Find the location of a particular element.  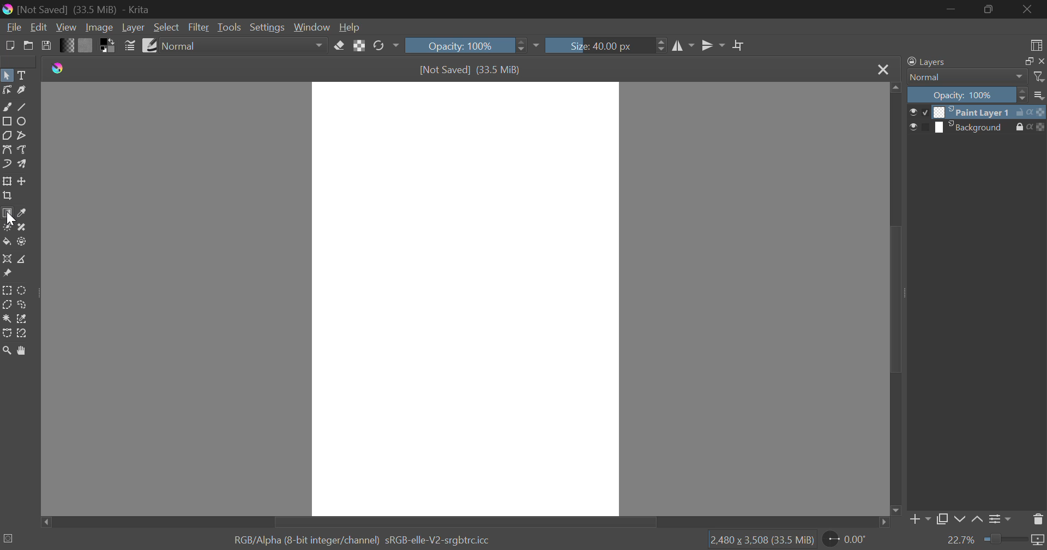

Eyedropper is located at coordinates (21, 214).